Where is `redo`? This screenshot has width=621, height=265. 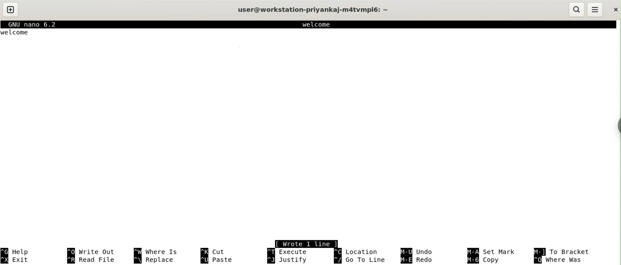 redo is located at coordinates (419, 260).